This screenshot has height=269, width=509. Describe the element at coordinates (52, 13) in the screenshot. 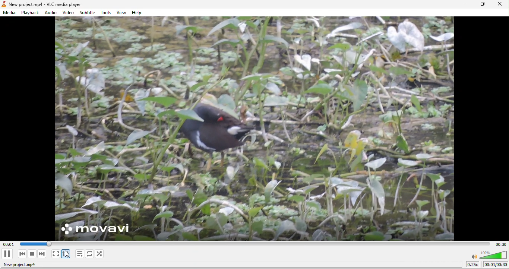

I see `audio` at that location.